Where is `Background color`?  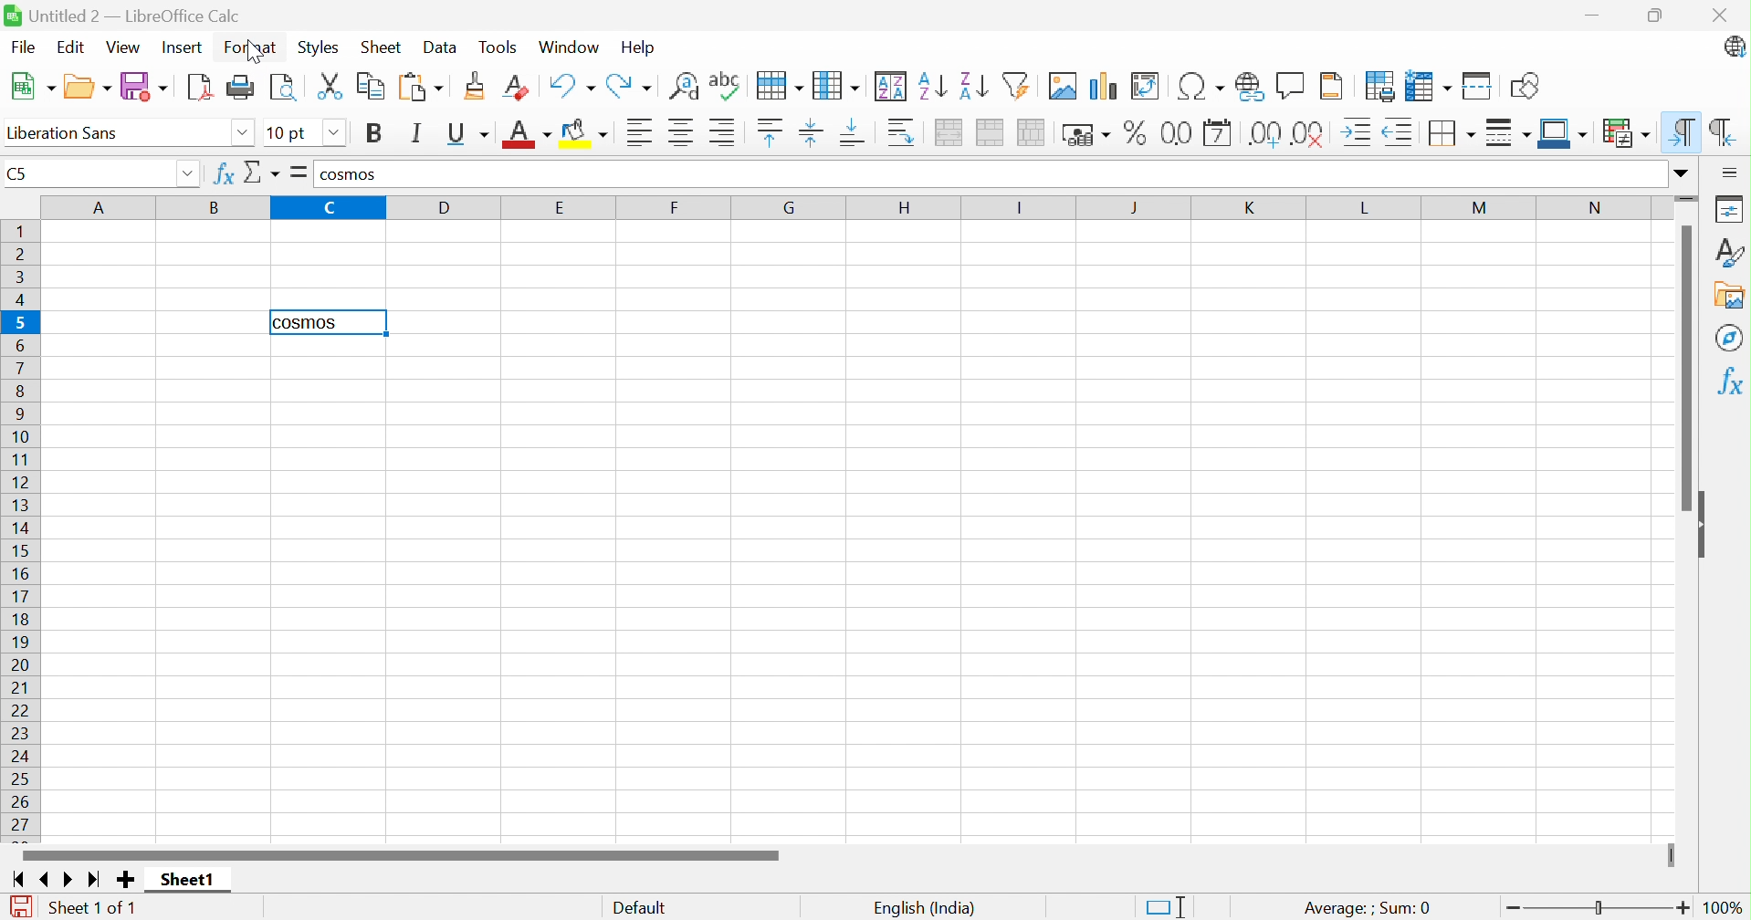
Background color is located at coordinates (585, 133).